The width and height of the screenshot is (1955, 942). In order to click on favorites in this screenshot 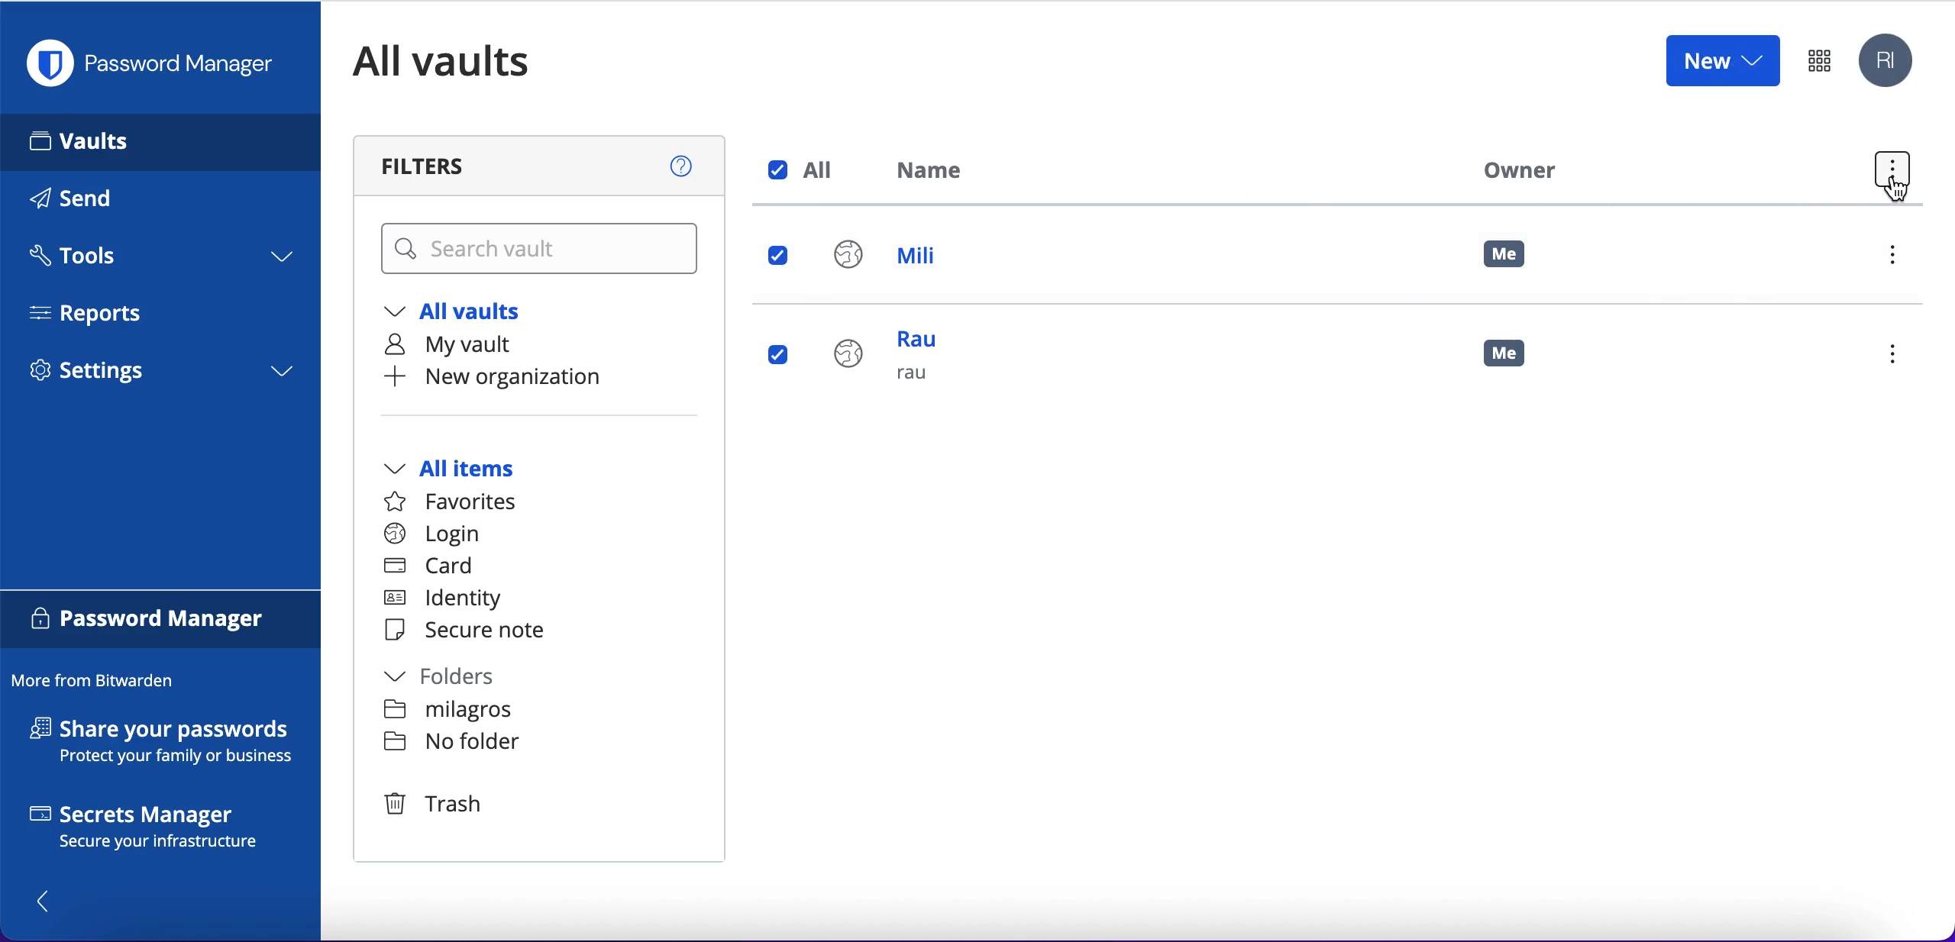, I will do `click(460, 502)`.